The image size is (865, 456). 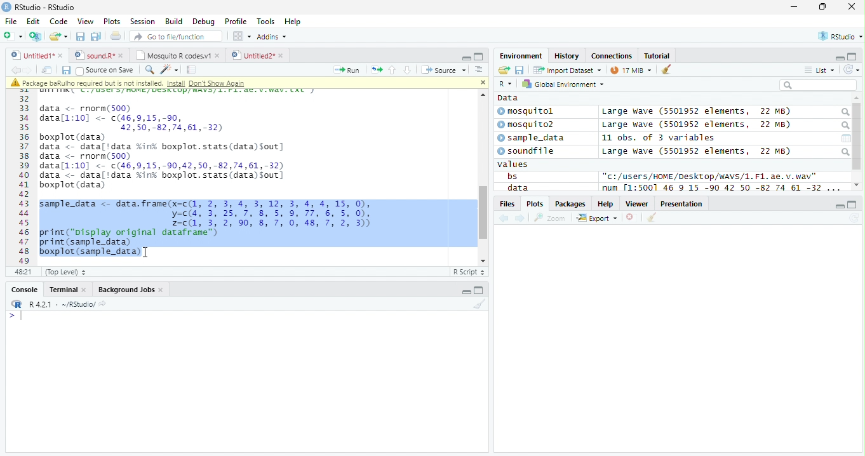 What do you see at coordinates (481, 95) in the screenshot?
I see `scroll up` at bounding box center [481, 95].